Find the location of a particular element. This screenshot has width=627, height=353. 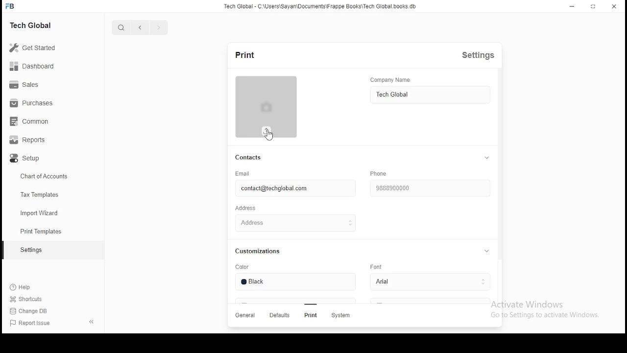

go back  is located at coordinates (141, 28).